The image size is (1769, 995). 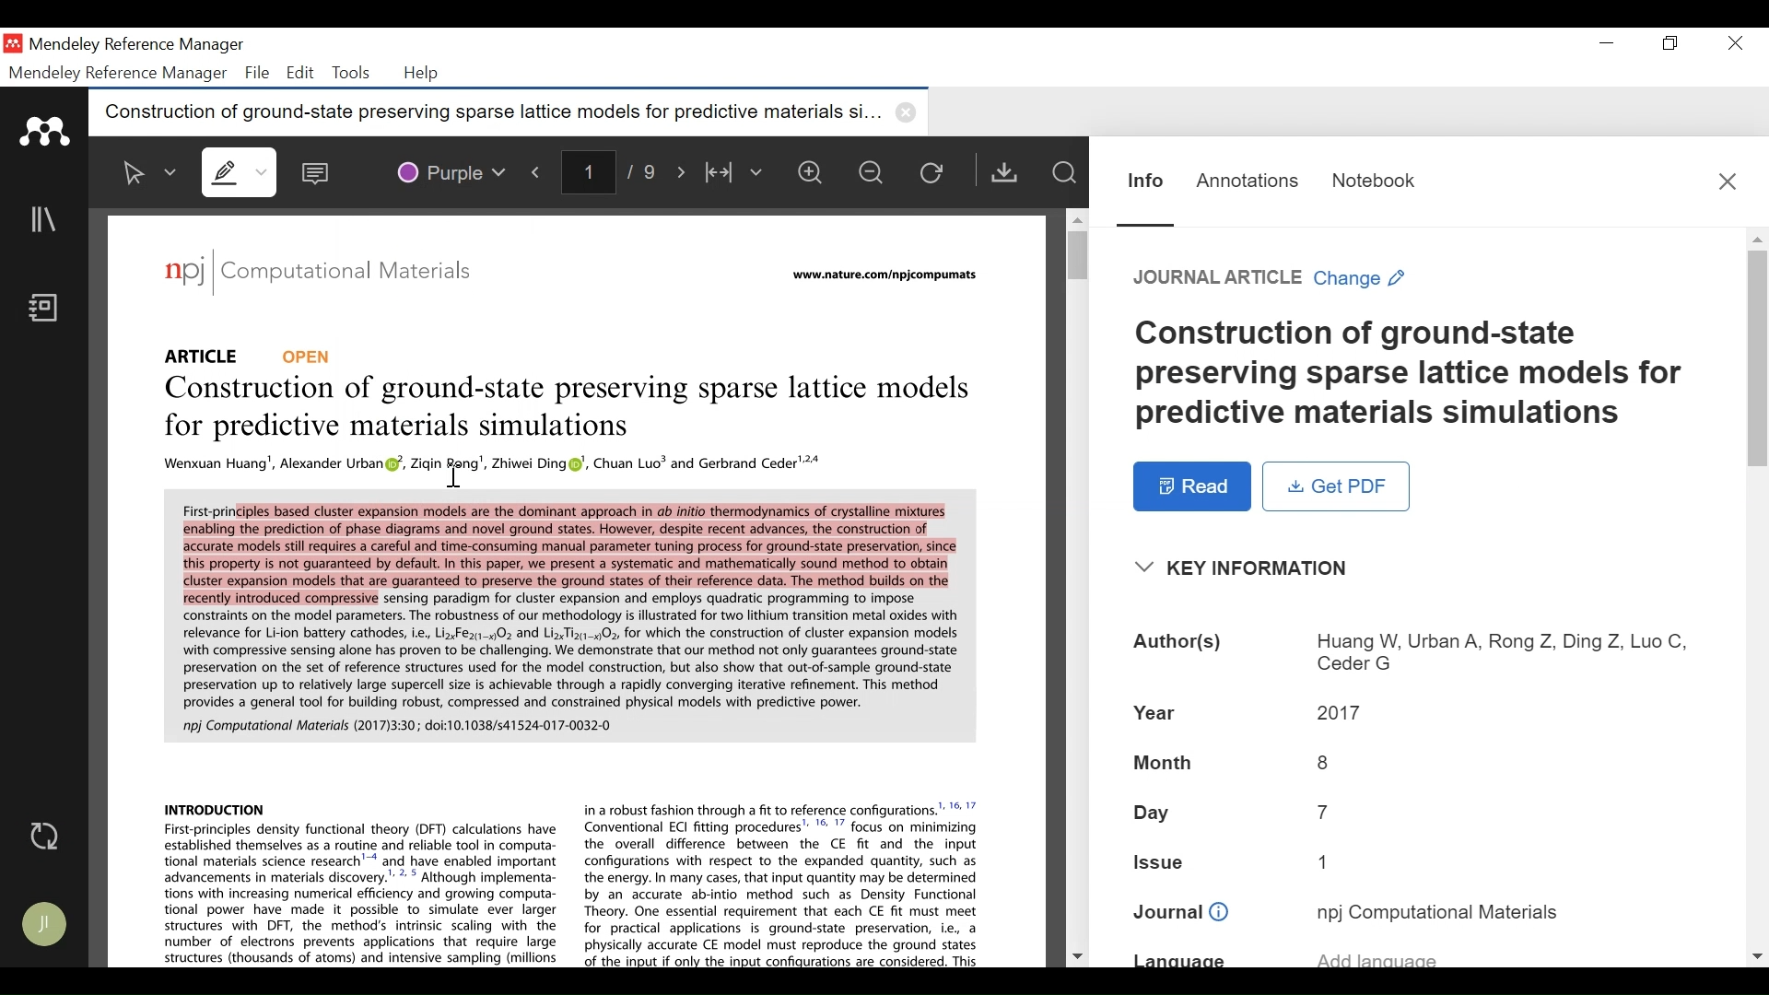 I want to click on Comment, so click(x=317, y=173).